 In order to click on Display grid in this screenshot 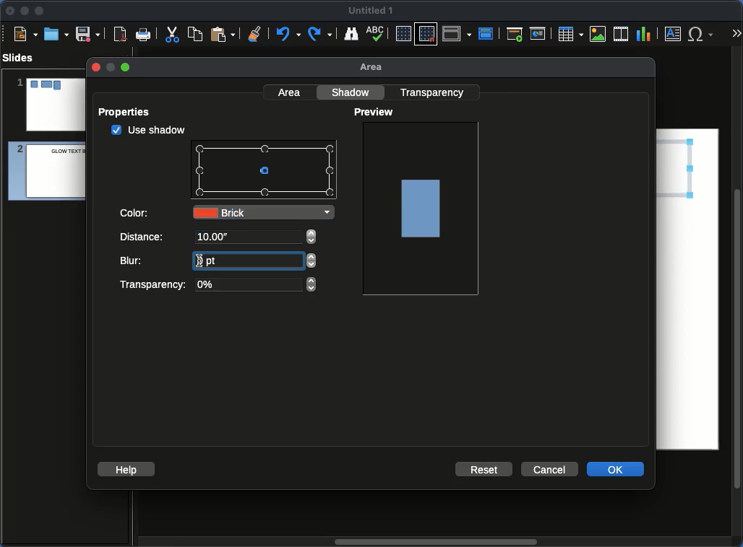, I will do `click(403, 35)`.